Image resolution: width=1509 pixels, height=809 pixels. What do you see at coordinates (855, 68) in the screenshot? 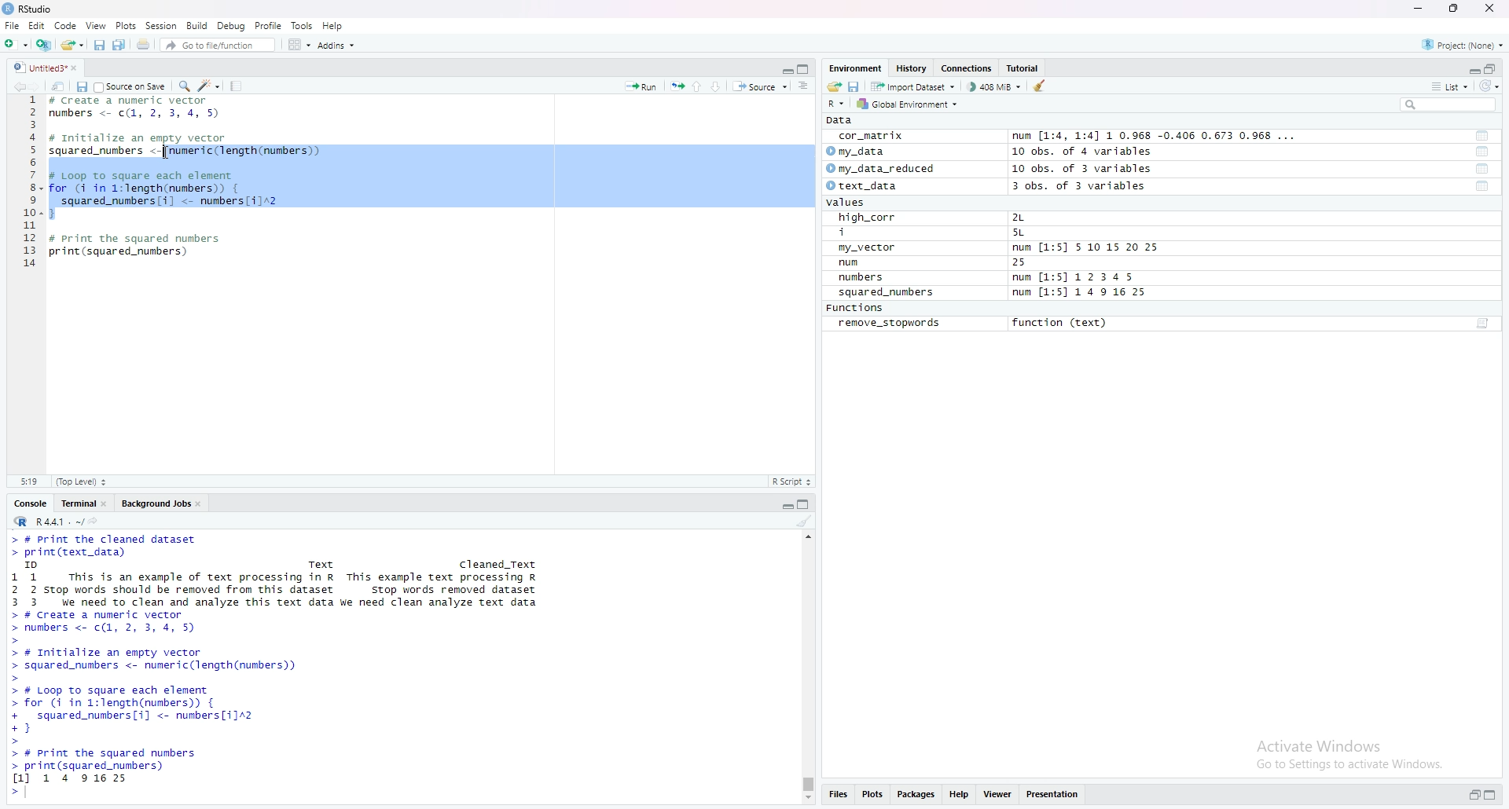
I see `Environment` at bounding box center [855, 68].